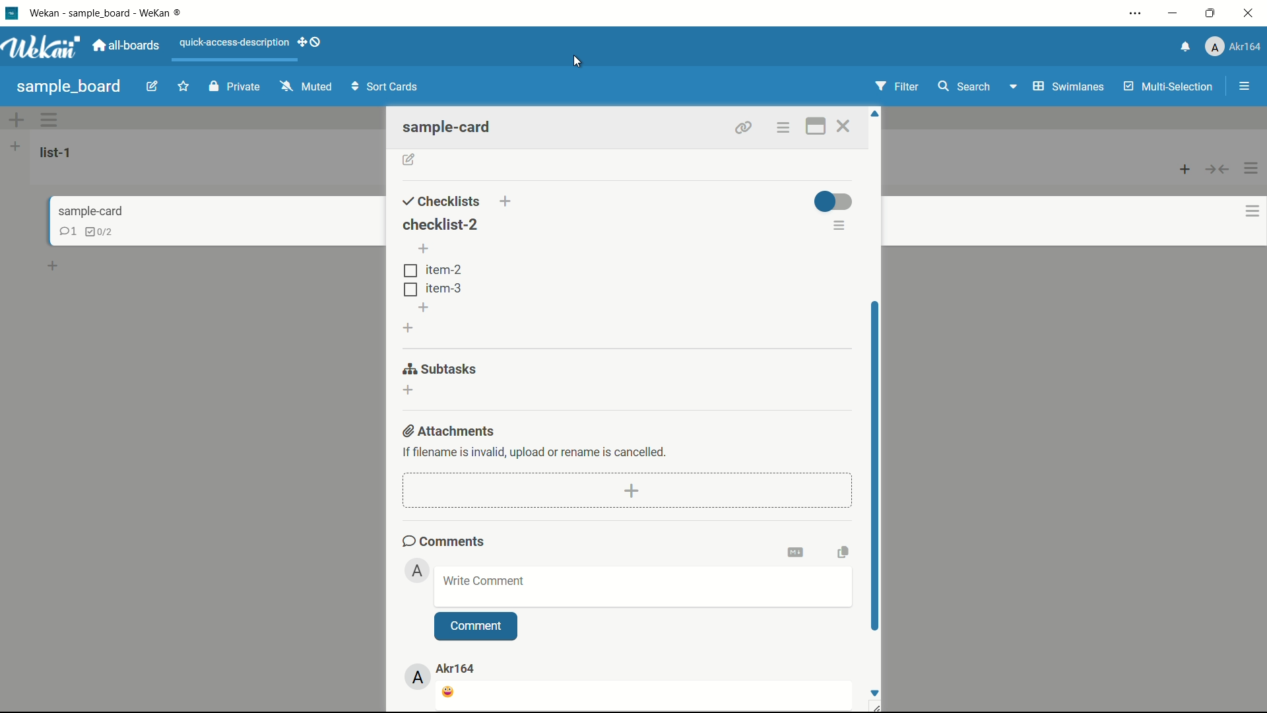 The height and width of the screenshot is (713, 1267). Describe the element at coordinates (814, 126) in the screenshot. I see `maximize card` at that location.